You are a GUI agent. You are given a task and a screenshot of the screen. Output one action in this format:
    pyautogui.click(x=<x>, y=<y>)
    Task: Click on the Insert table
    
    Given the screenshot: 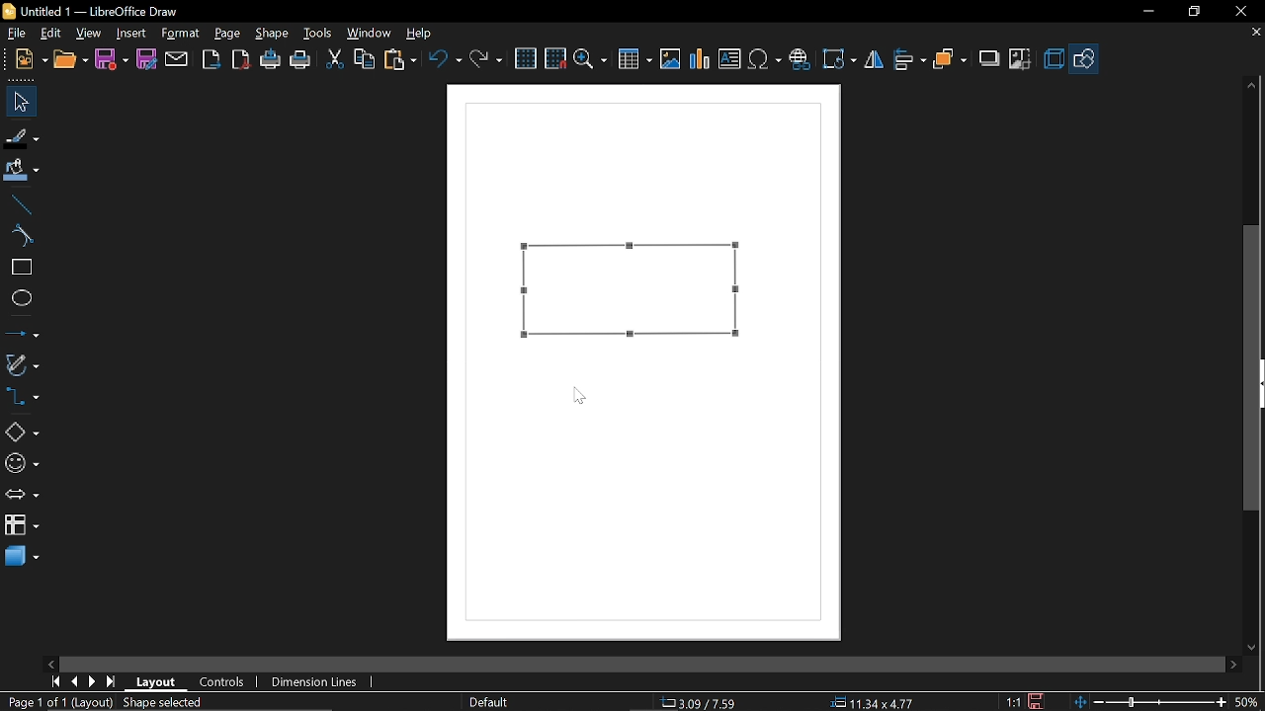 What is the action you would take?
    pyautogui.click(x=634, y=59)
    